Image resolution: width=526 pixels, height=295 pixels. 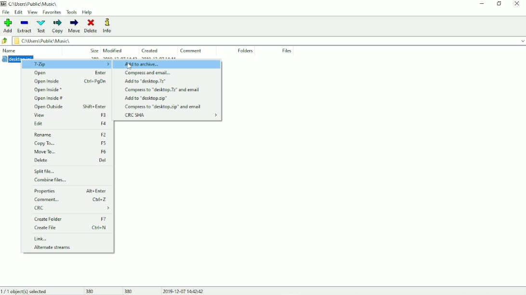 I want to click on Alternate streams, so click(x=53, y=247).